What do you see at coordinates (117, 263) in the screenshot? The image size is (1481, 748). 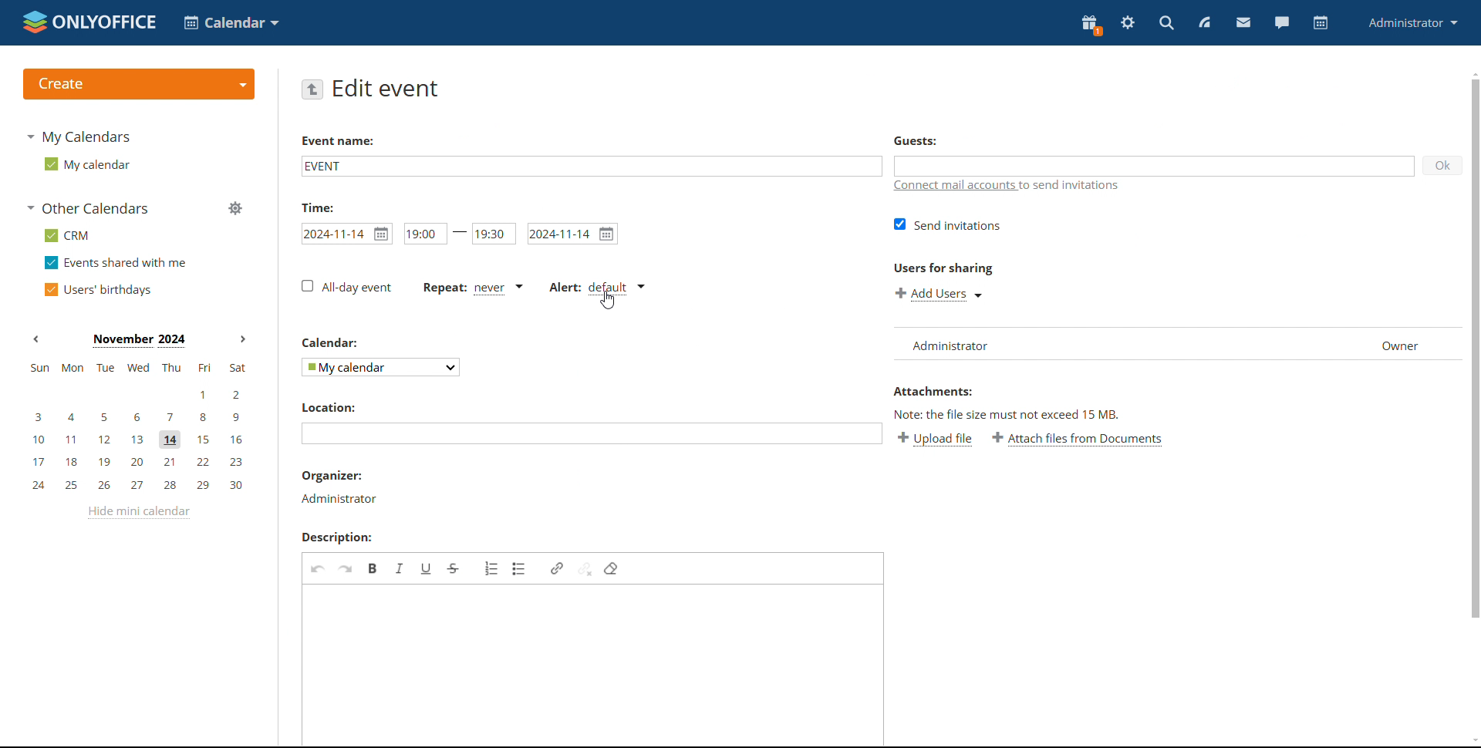 I see `events shared with me` at bounding box center [117, 263].